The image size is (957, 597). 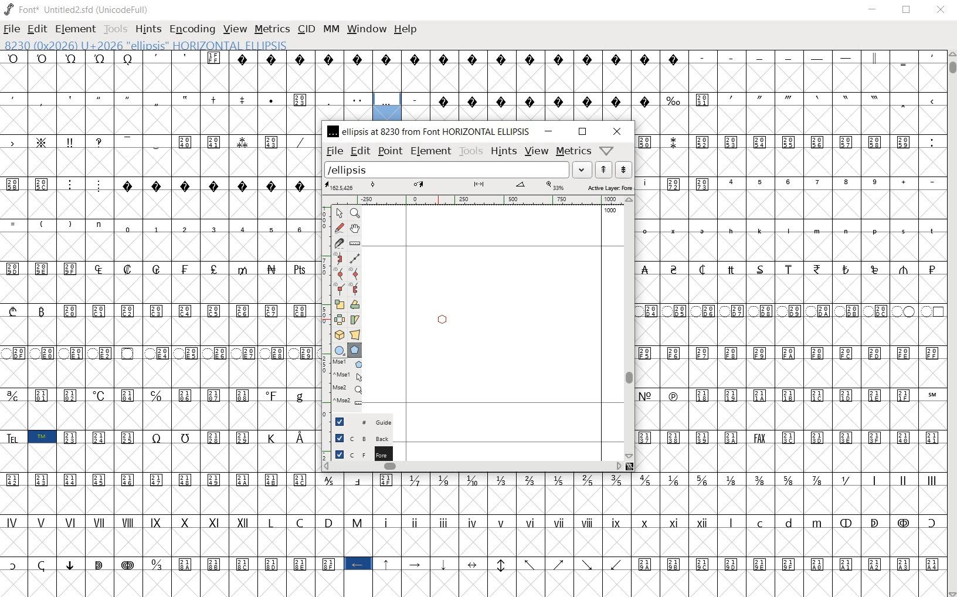 What do you see at coordinates (606, 151) in the screenshot?
I see `Help/Window` at bounding box center [606, 151].